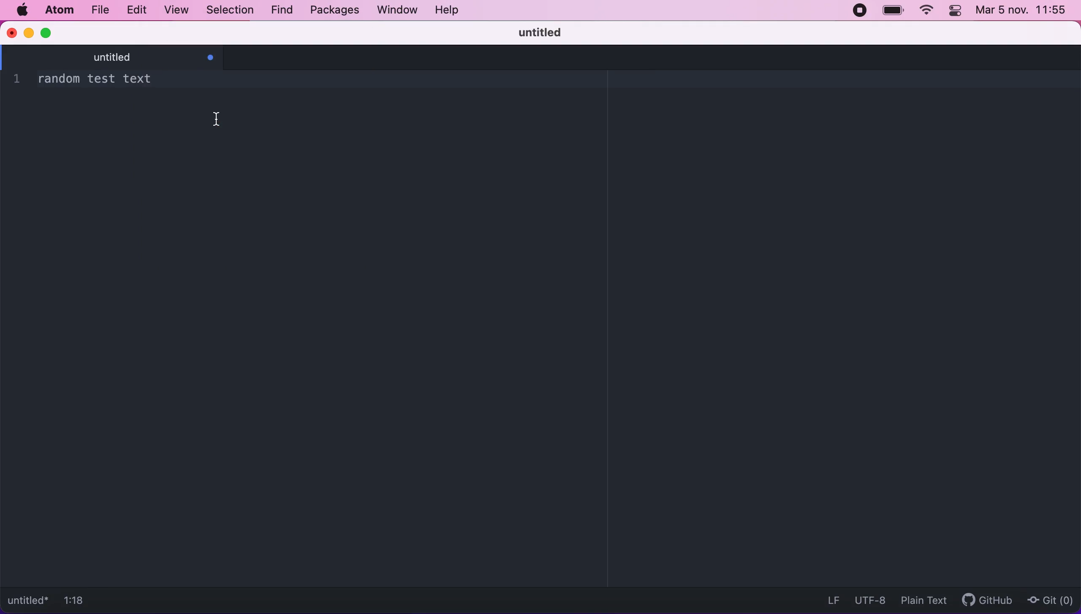 The width and height of the screenshot is (1081, 614). I want to click on untitled, so click(536, 31).